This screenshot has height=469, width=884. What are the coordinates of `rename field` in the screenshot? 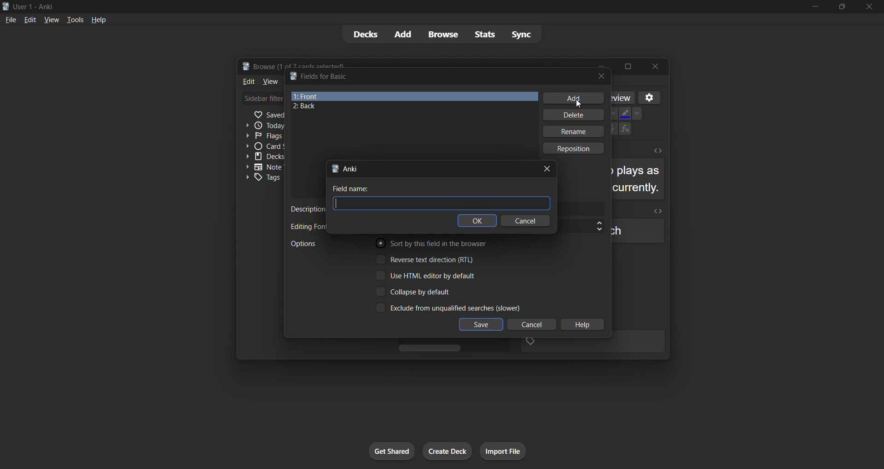 It's located at (574, 133).